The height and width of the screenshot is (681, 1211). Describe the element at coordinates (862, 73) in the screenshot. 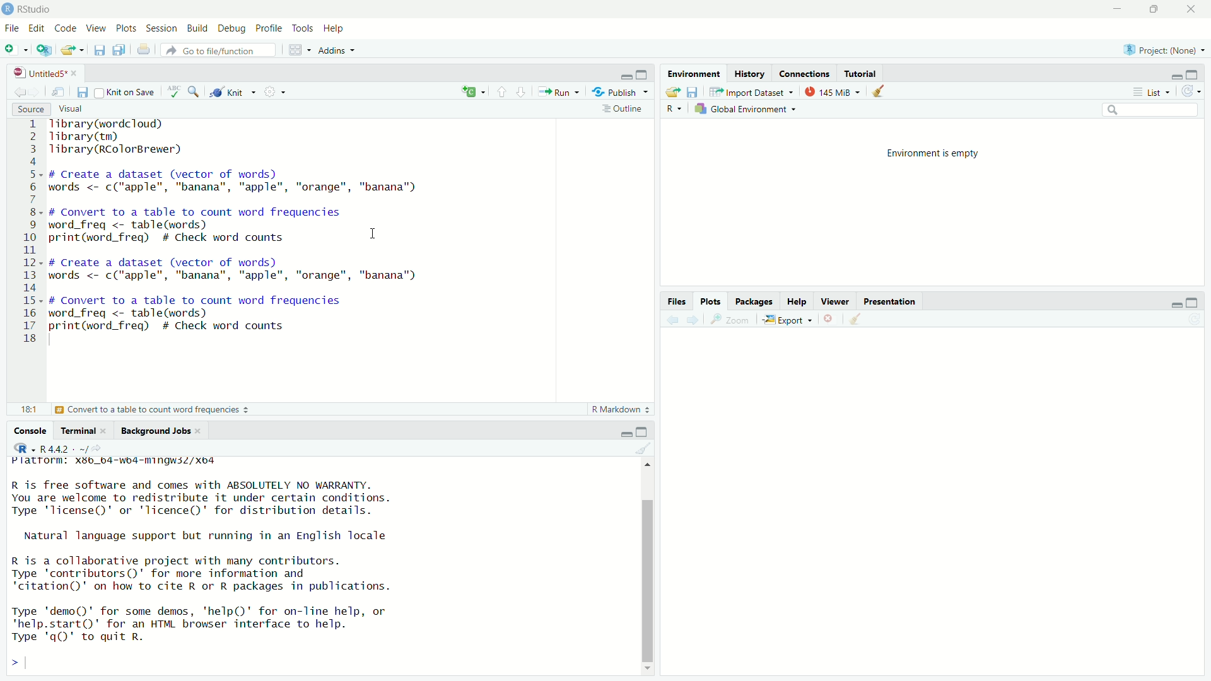

I see `Tutorial` at that location.